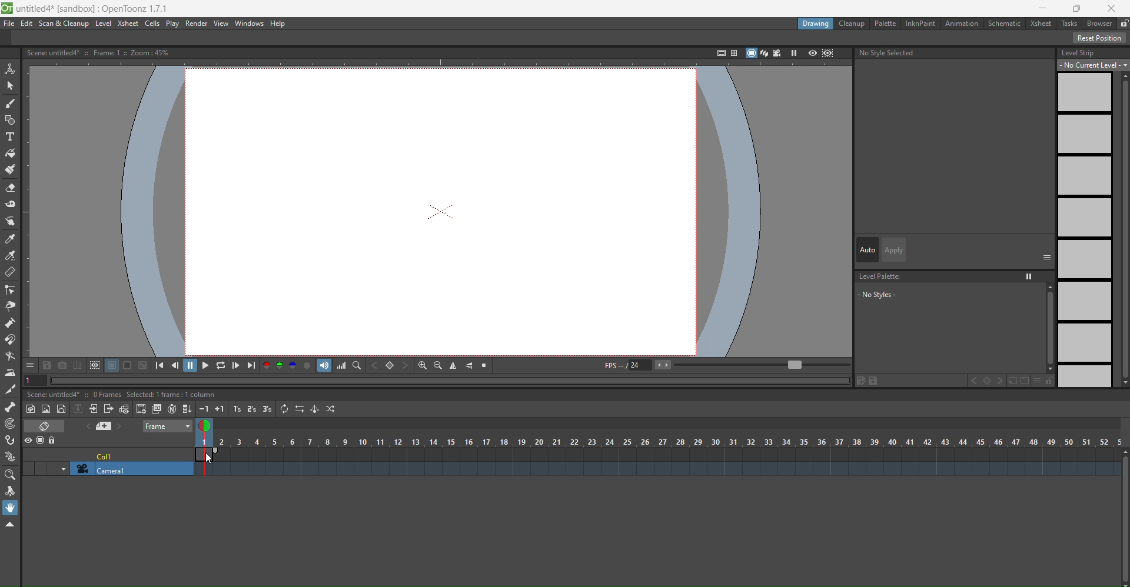 This screenshot has width=1130, height=587. I want to click on play, so click(173, 24).